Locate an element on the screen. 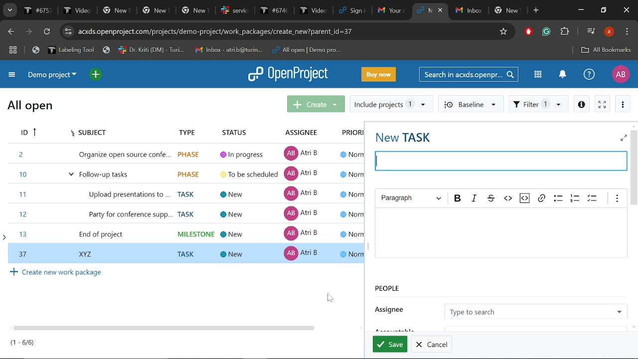  Search tabs is located at coordinates (9, 10).